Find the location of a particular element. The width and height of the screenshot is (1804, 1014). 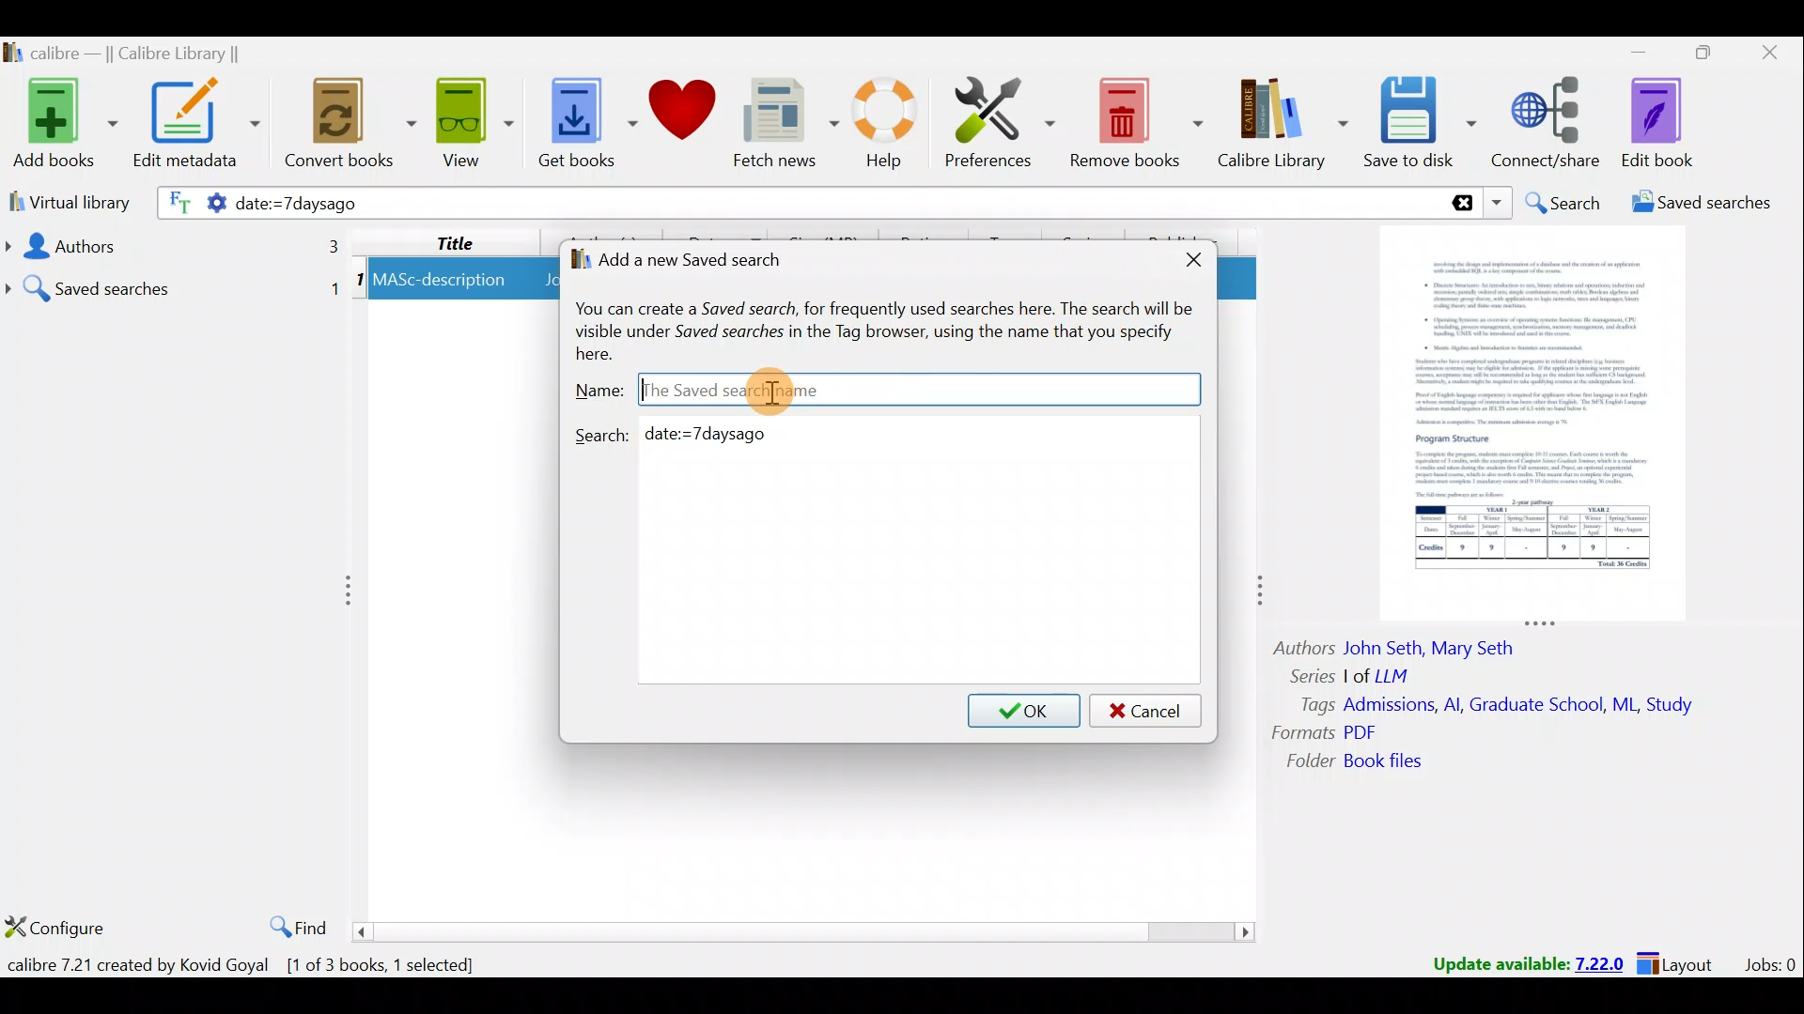

Help is located at coordinates (893, 127).